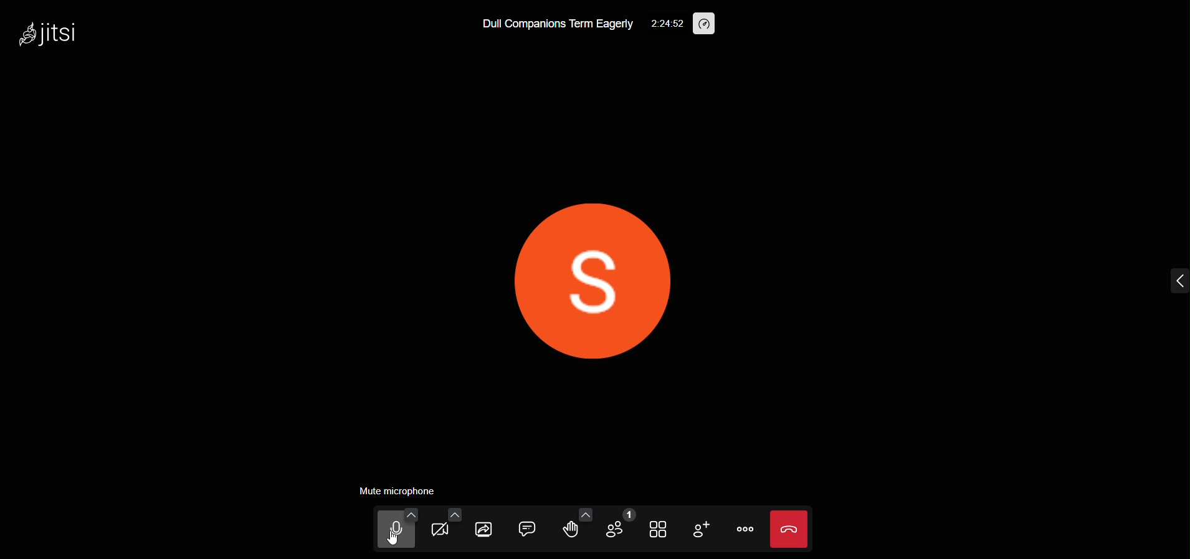  I want to click on mute microphone, so click(402, 492).